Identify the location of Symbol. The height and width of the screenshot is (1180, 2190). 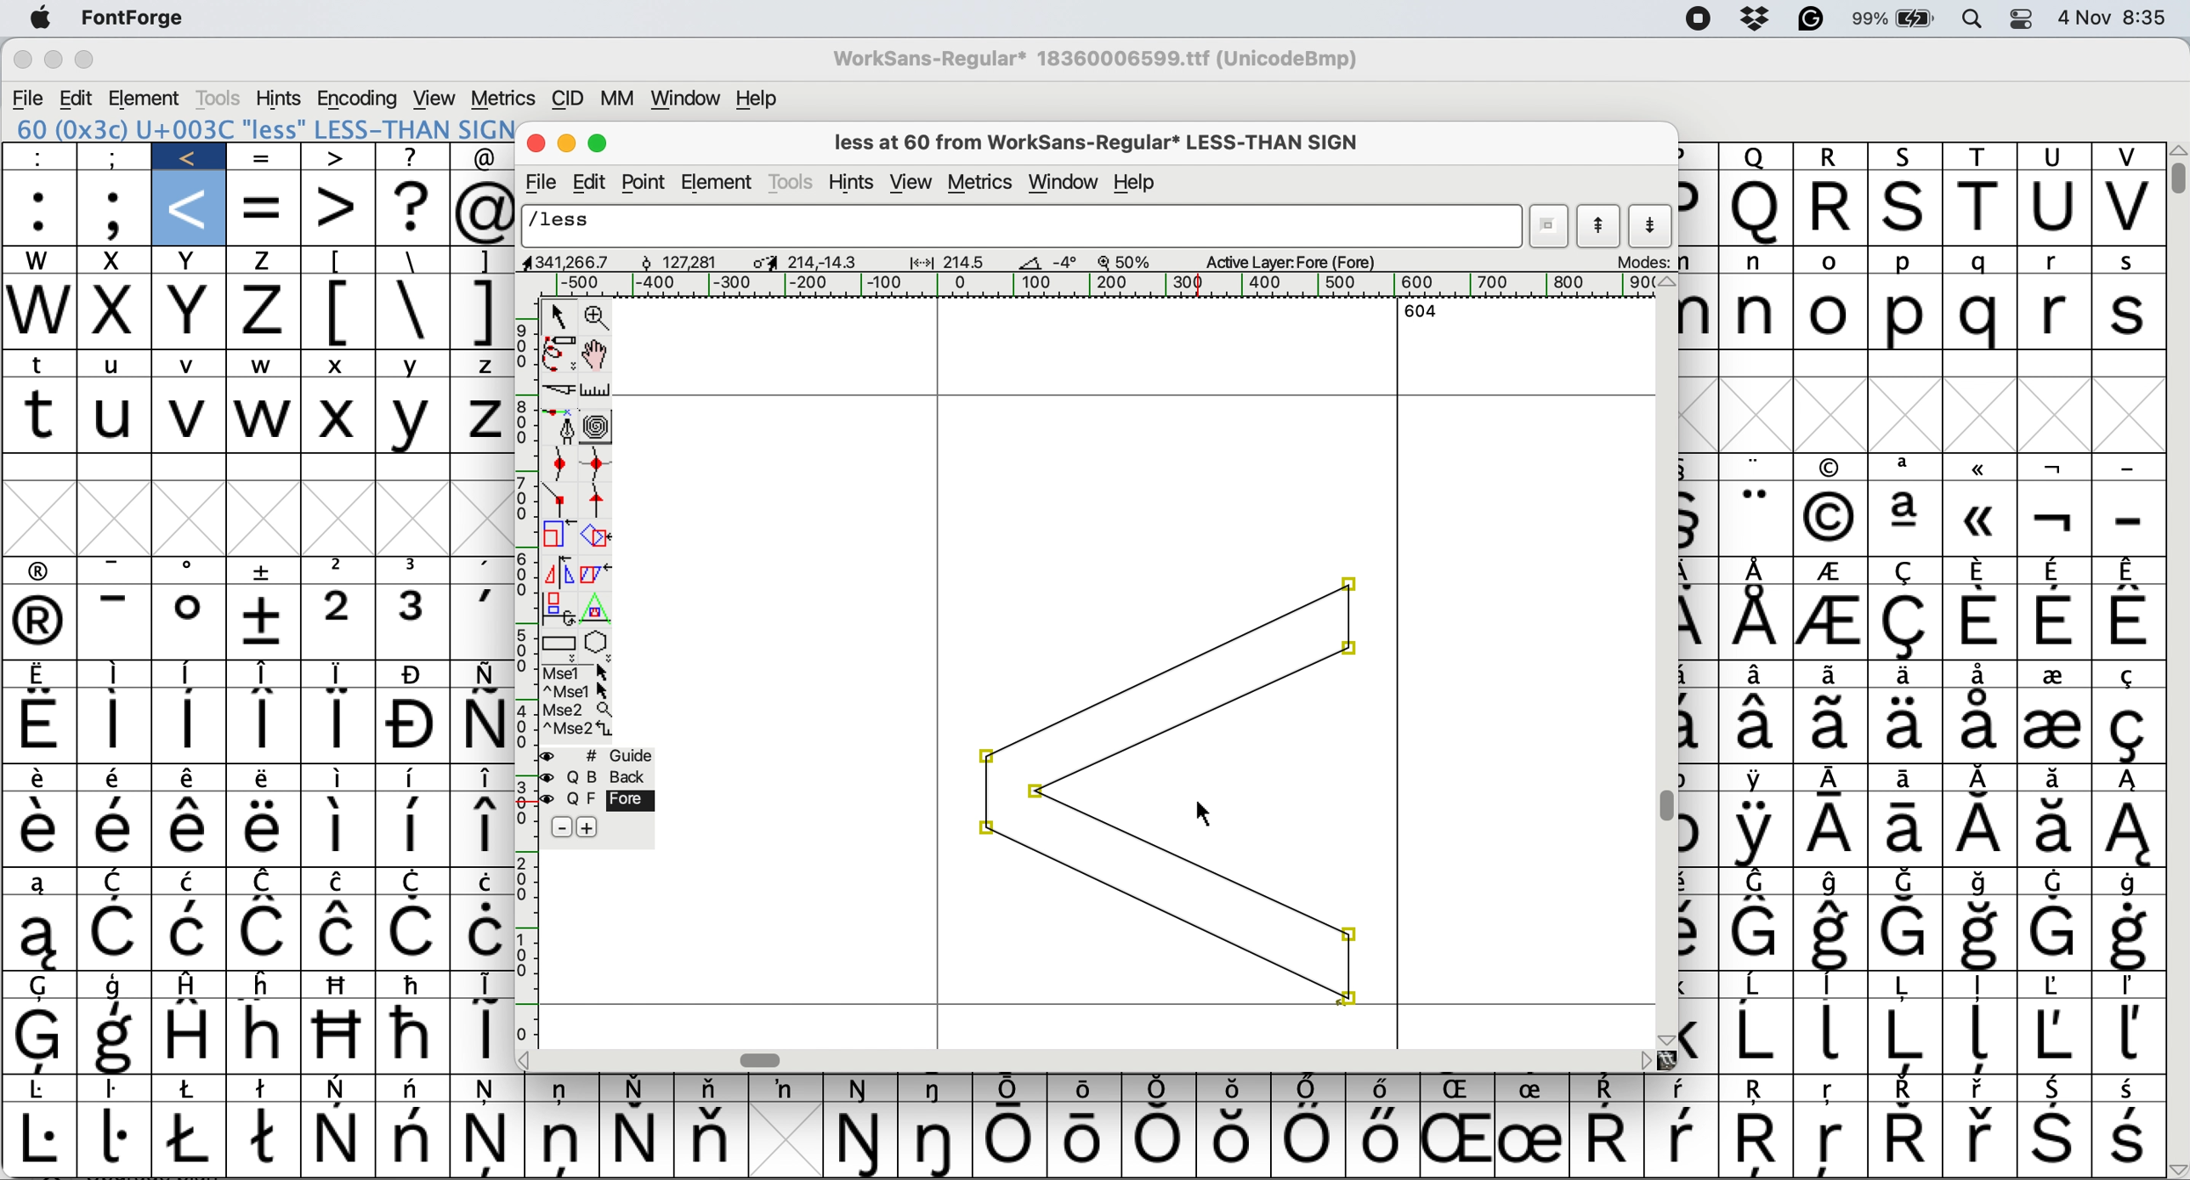
(190, 831).